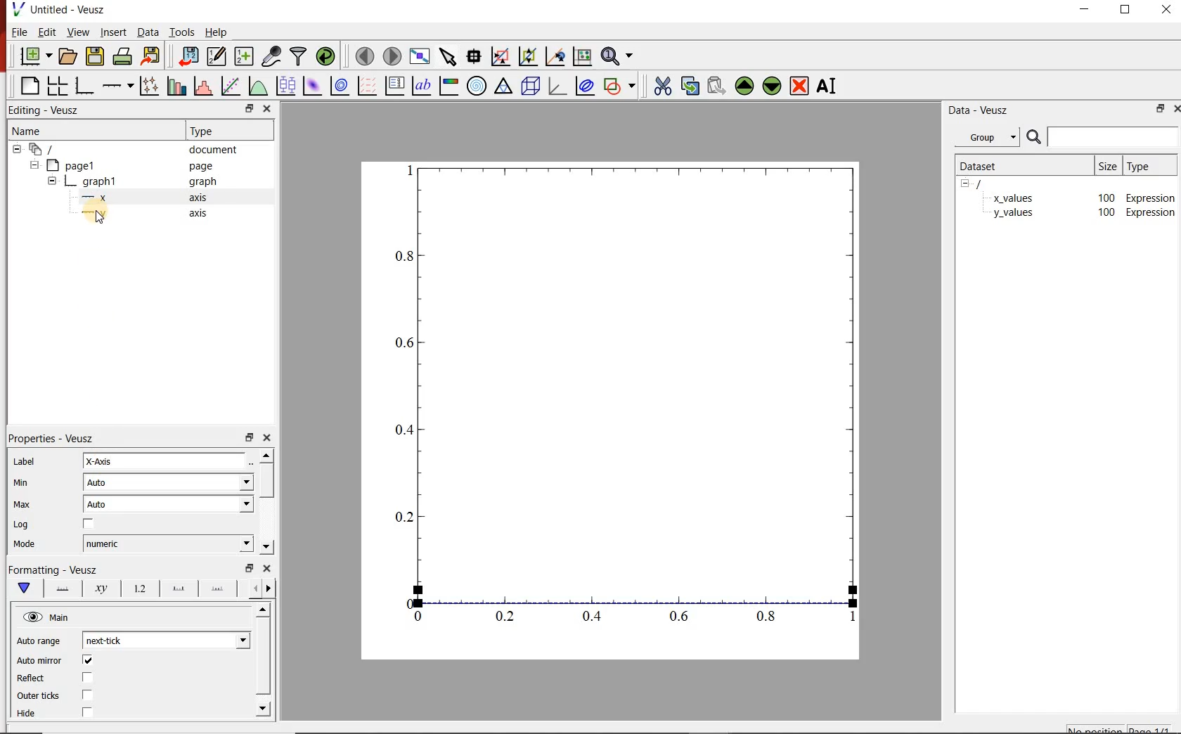  I want to click on major ticks, so click(179, 588).